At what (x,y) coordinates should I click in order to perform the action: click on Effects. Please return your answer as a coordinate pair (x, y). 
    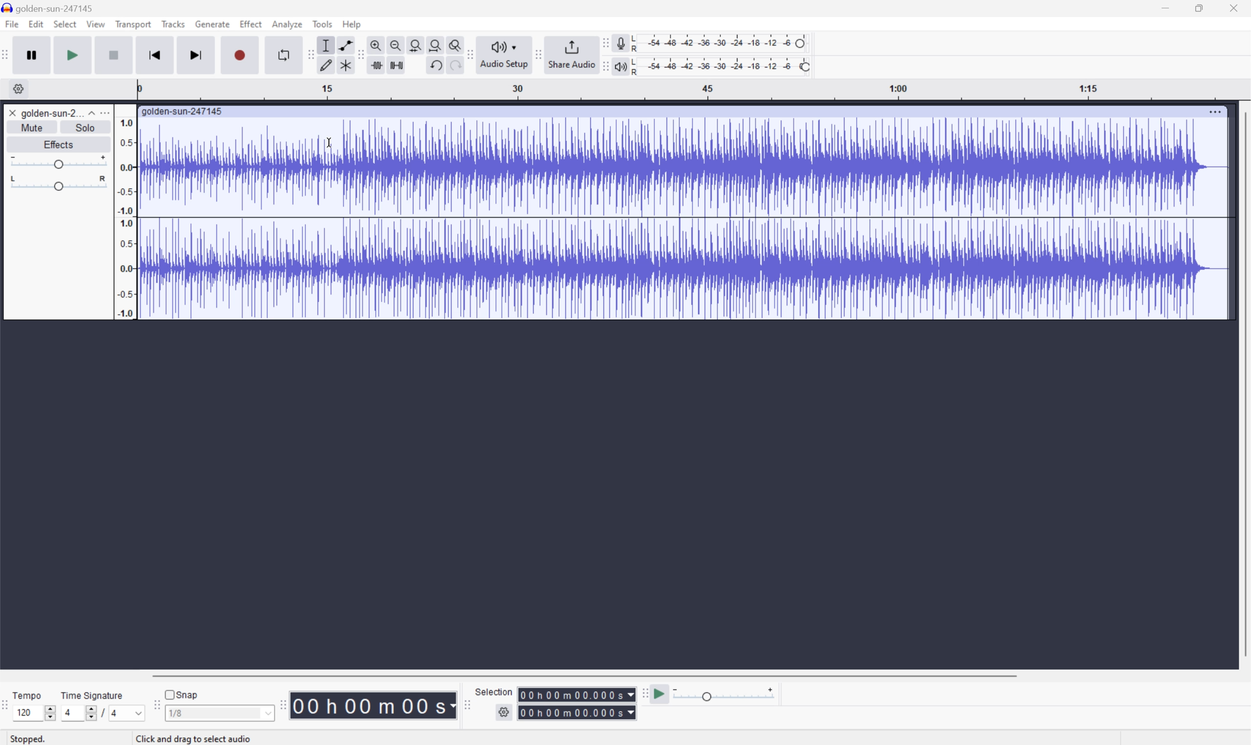
    Looking at the image, I should click on (59, 144).